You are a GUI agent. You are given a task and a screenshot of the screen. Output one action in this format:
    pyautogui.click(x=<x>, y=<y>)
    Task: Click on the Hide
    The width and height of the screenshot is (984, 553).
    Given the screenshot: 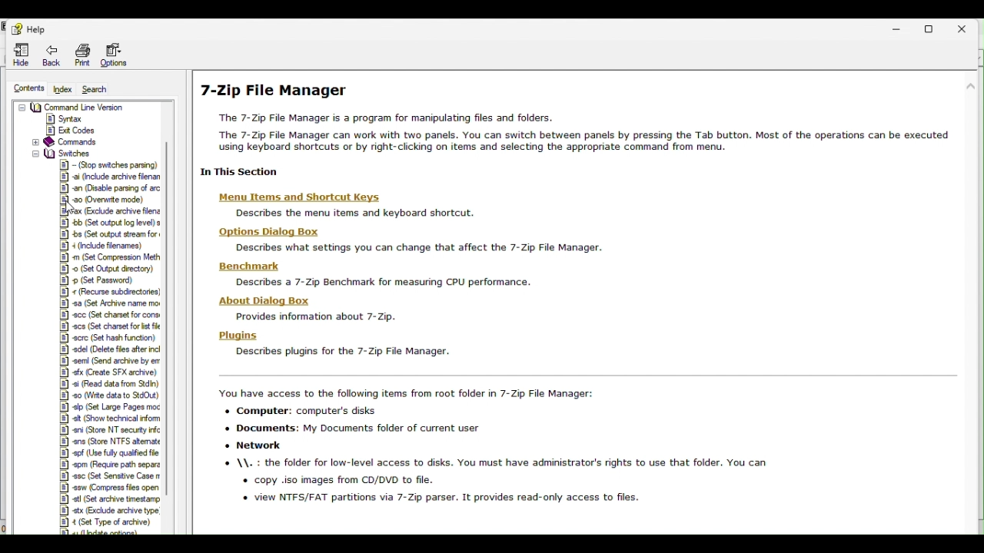 What is the action you would take?
    pyautogui.click(x=22, y=54)
    